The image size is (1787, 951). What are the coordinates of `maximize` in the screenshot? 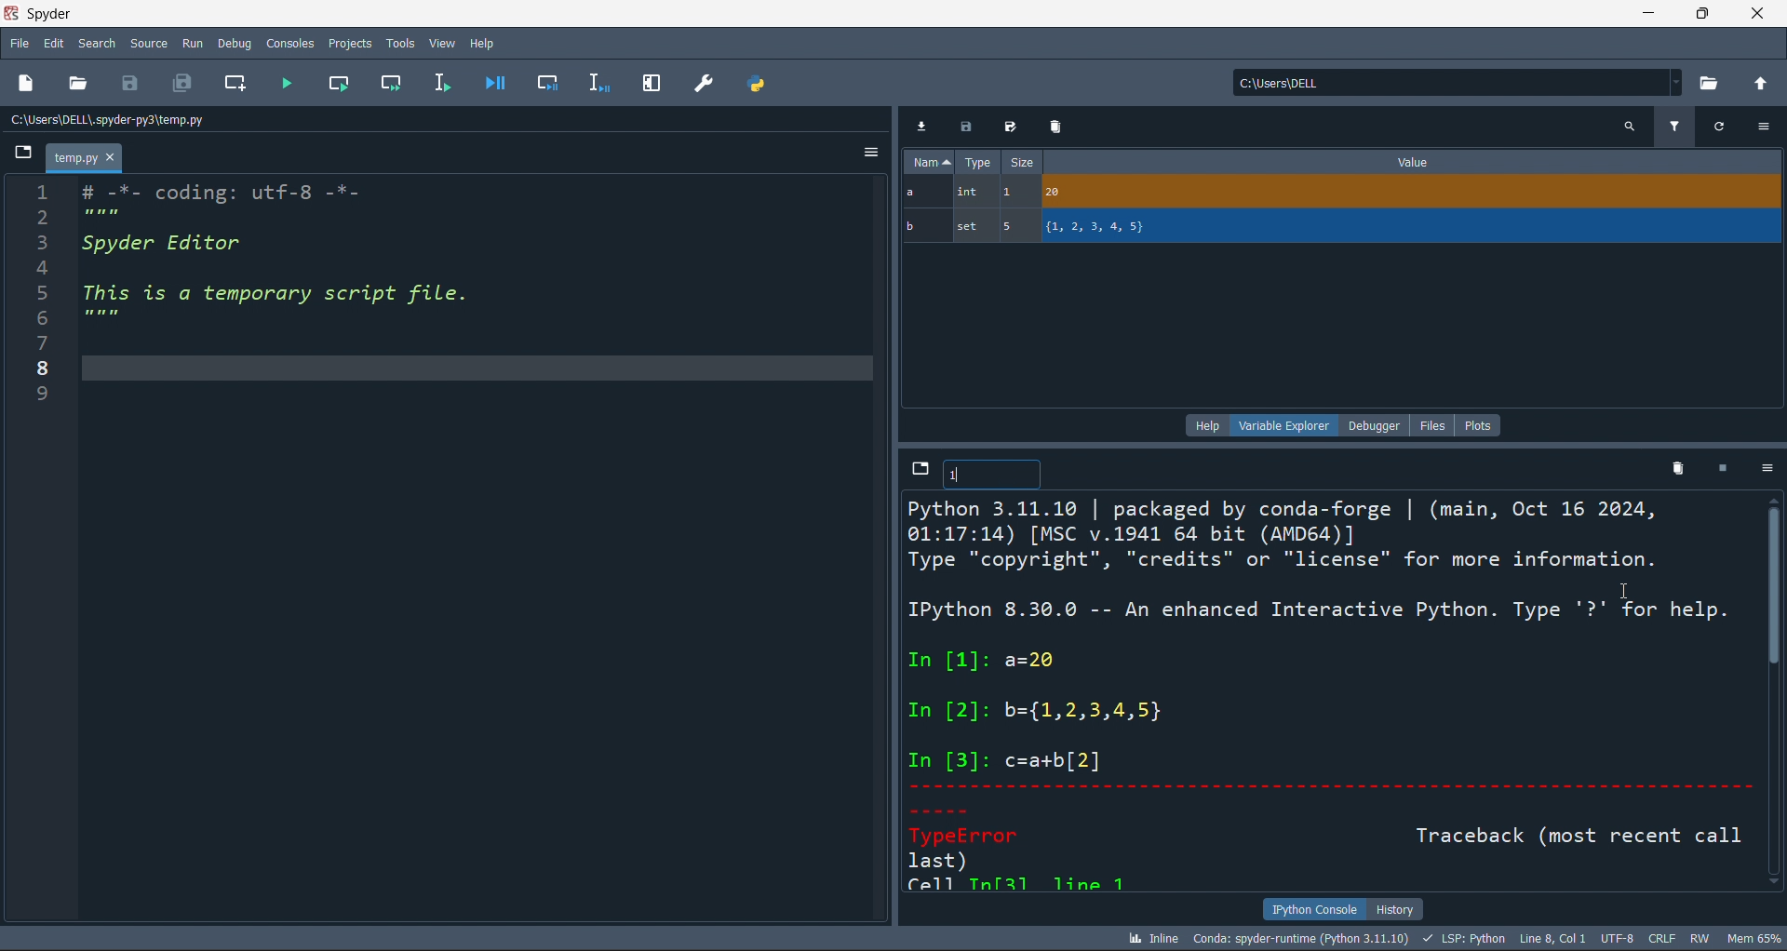 It's located at (1700, 13).